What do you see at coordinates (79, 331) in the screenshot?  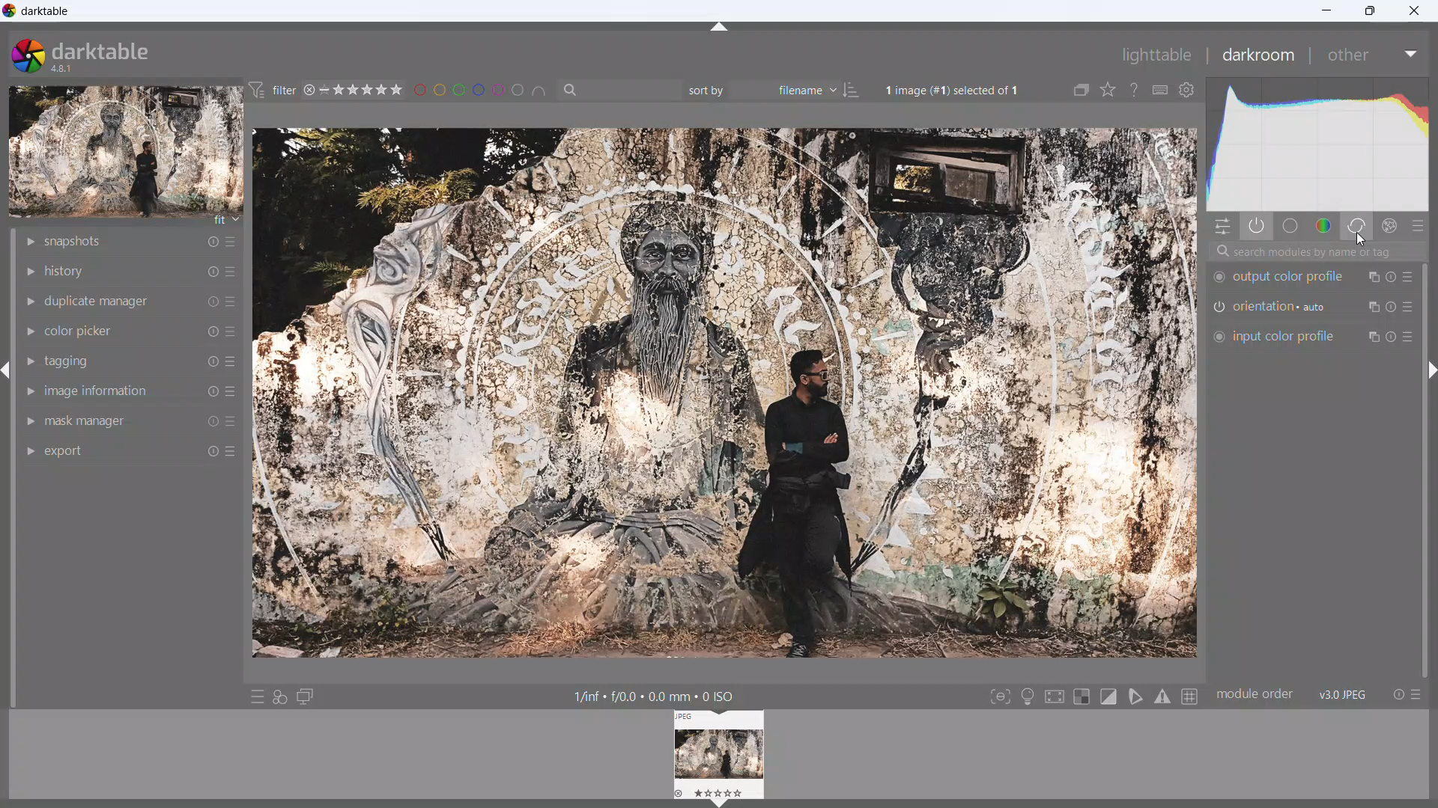 I see `color picker` at bounding box center [79, 331].